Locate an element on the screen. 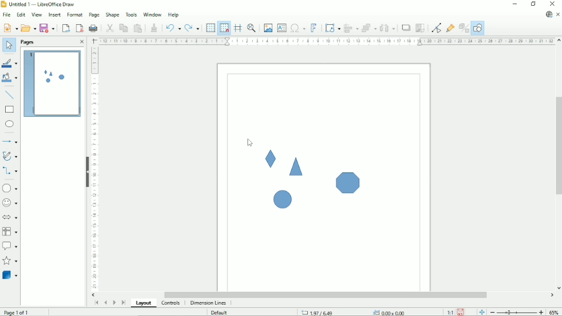 The height and width of the screenshot is (316, 562). Edit is located at coordinates (21, 15).